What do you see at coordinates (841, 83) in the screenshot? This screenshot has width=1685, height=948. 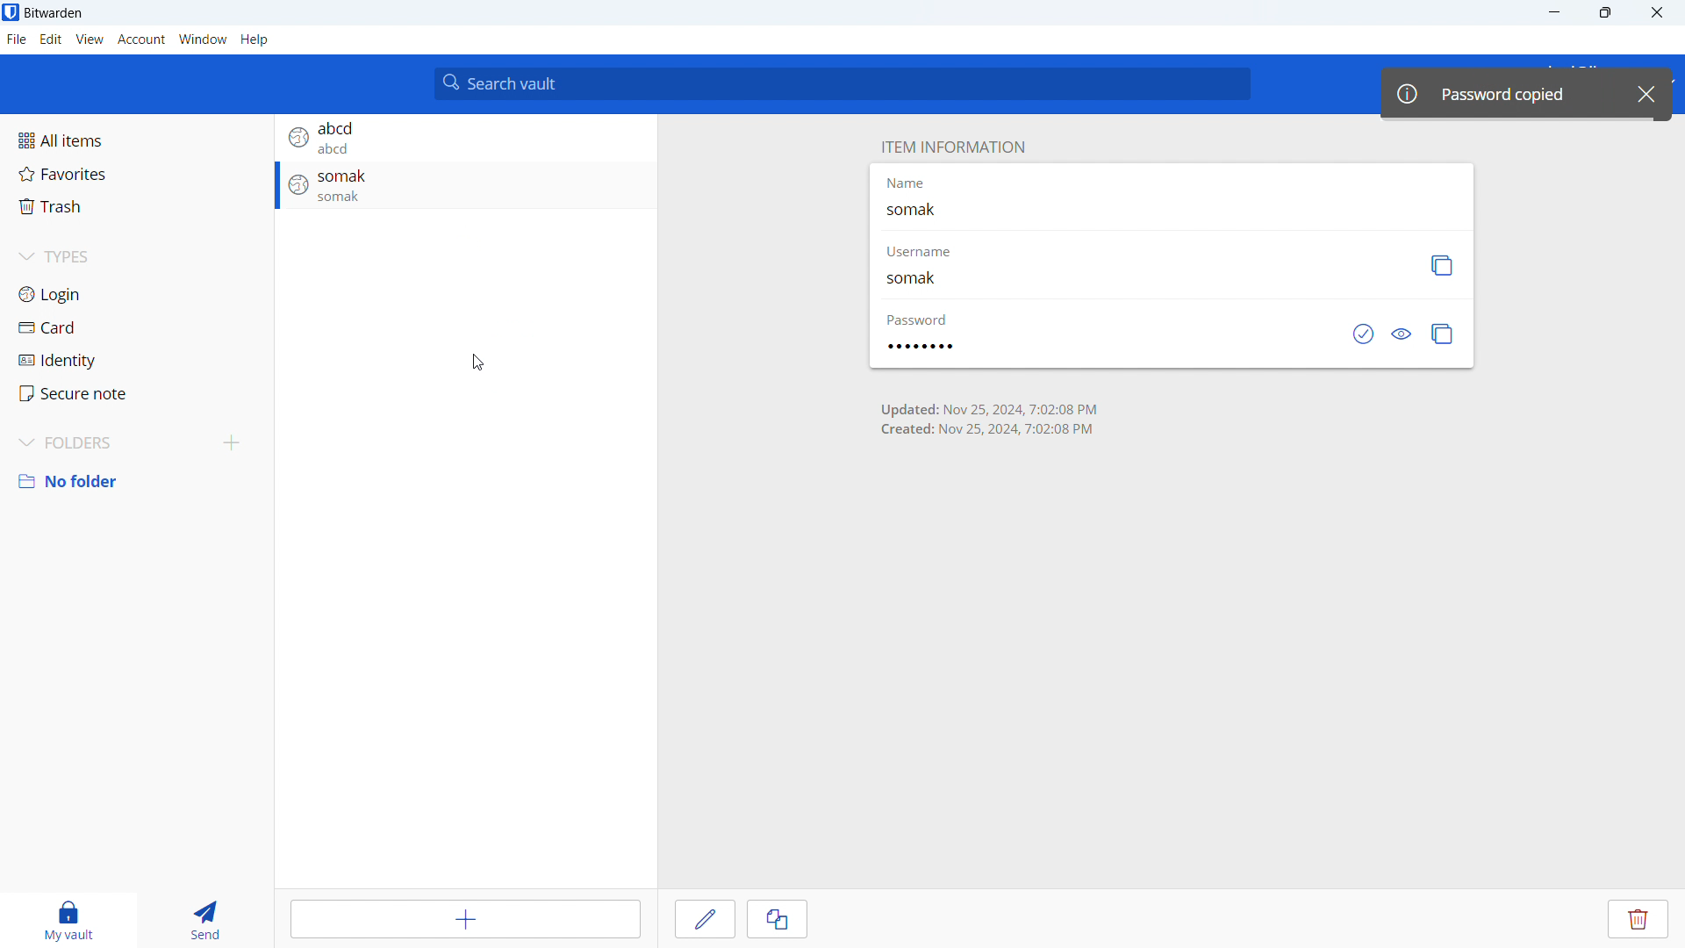 I see `search vault` at bounding box center [841, 83].